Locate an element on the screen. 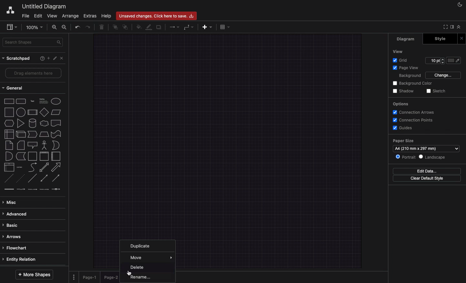 Image resolution: width=466 pixels, height=283 pixels. Sidebar is located at coordinates (453, 27).